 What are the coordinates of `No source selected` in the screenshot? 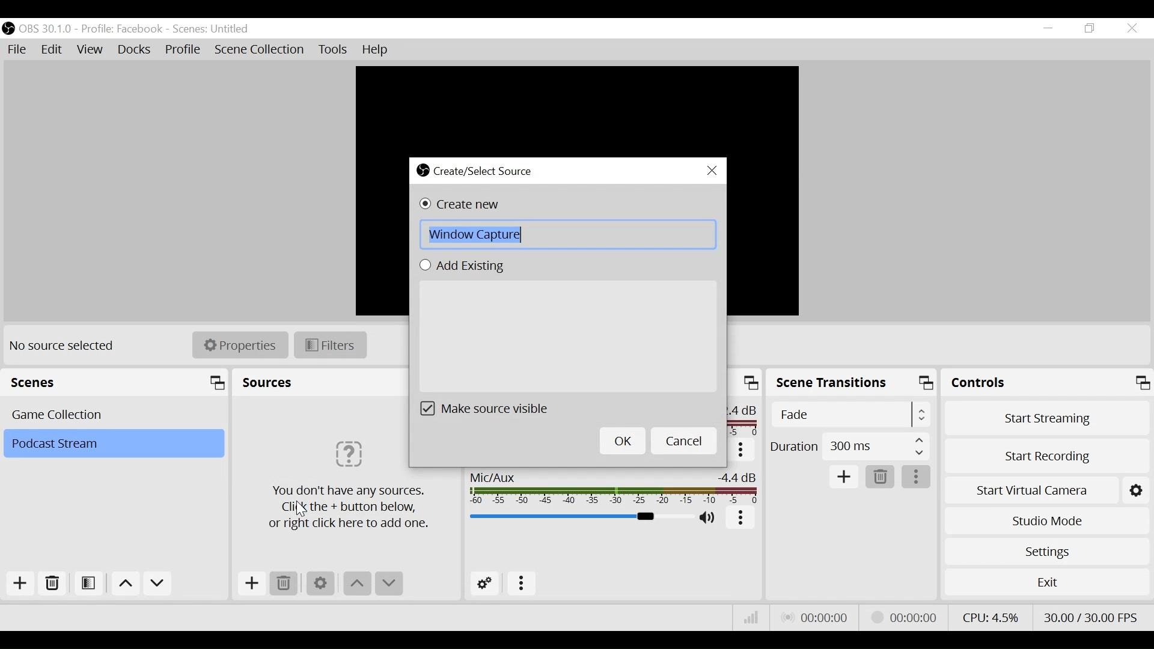 It's located at (70, 345).